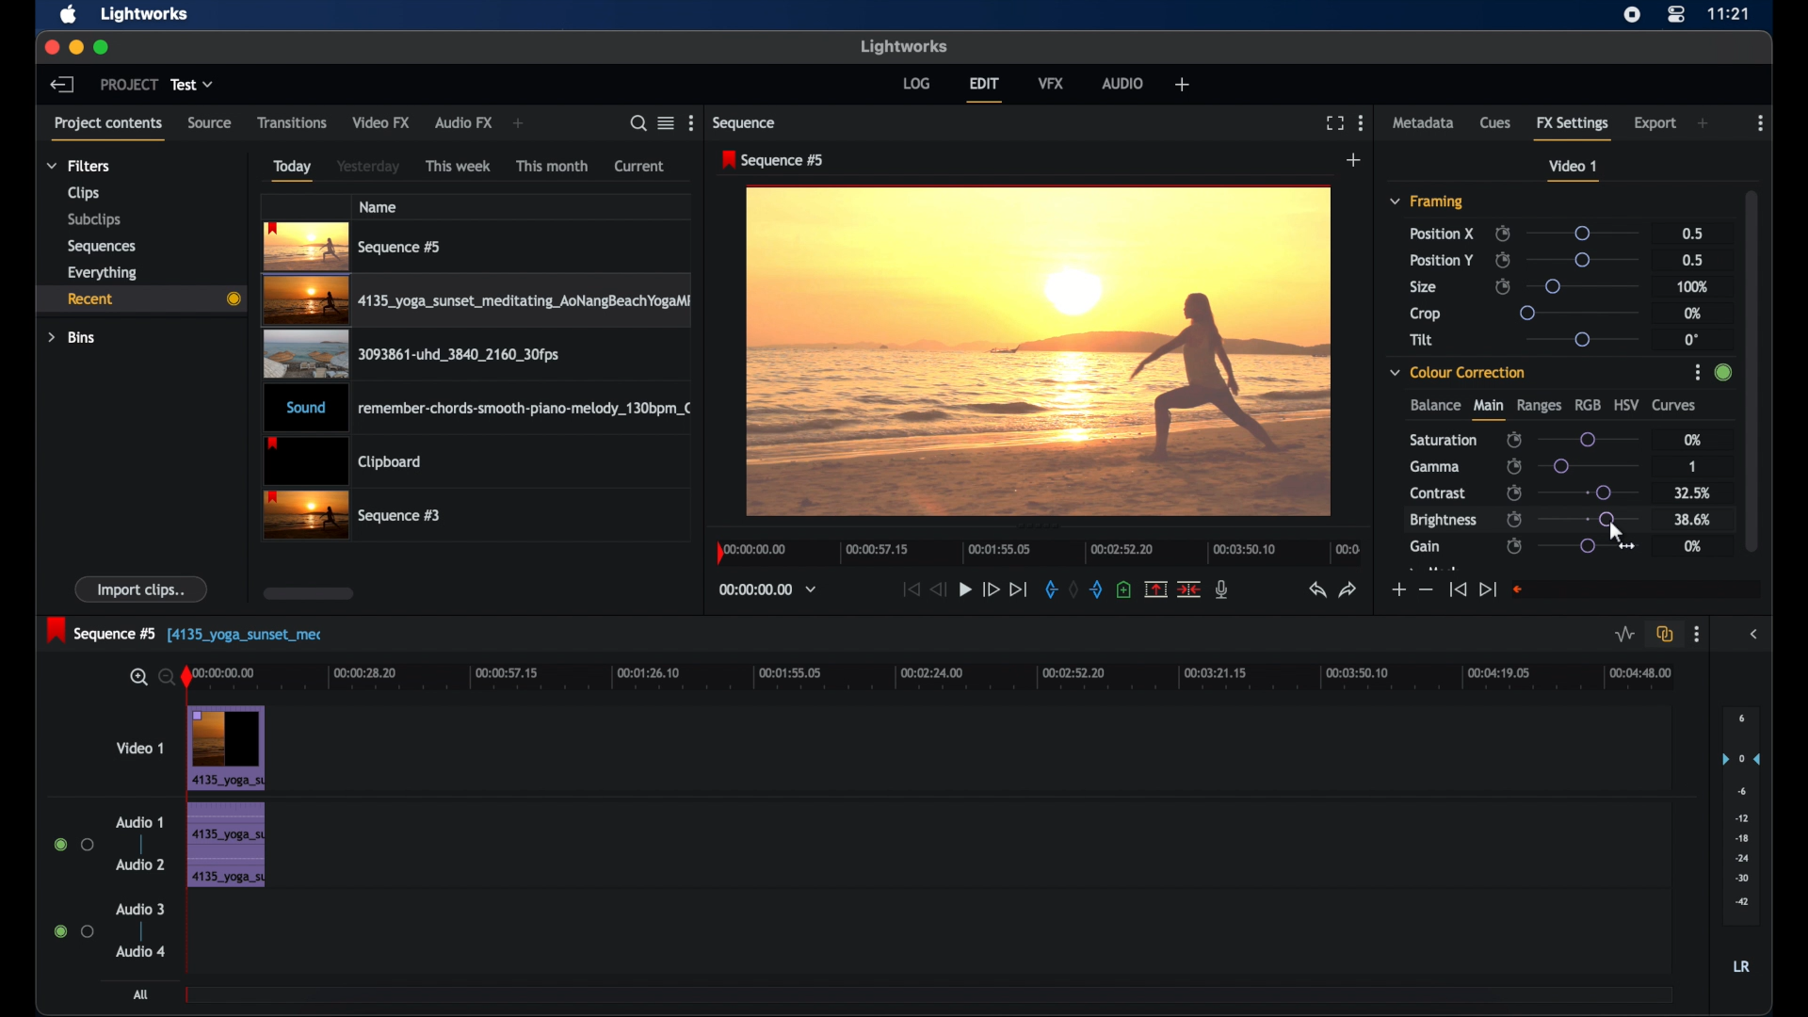 This screenshot has height=1017, width=1808. Describe the element at coordinates (1693, 288) in the screenshot. I see `100%` at that location.